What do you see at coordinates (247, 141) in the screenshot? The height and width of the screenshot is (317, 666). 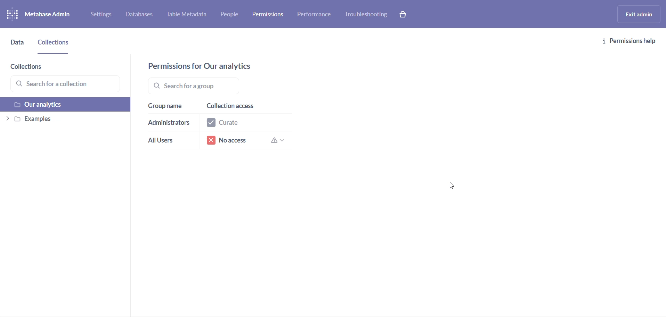 I see `access level` at bounding box center [247, 141].